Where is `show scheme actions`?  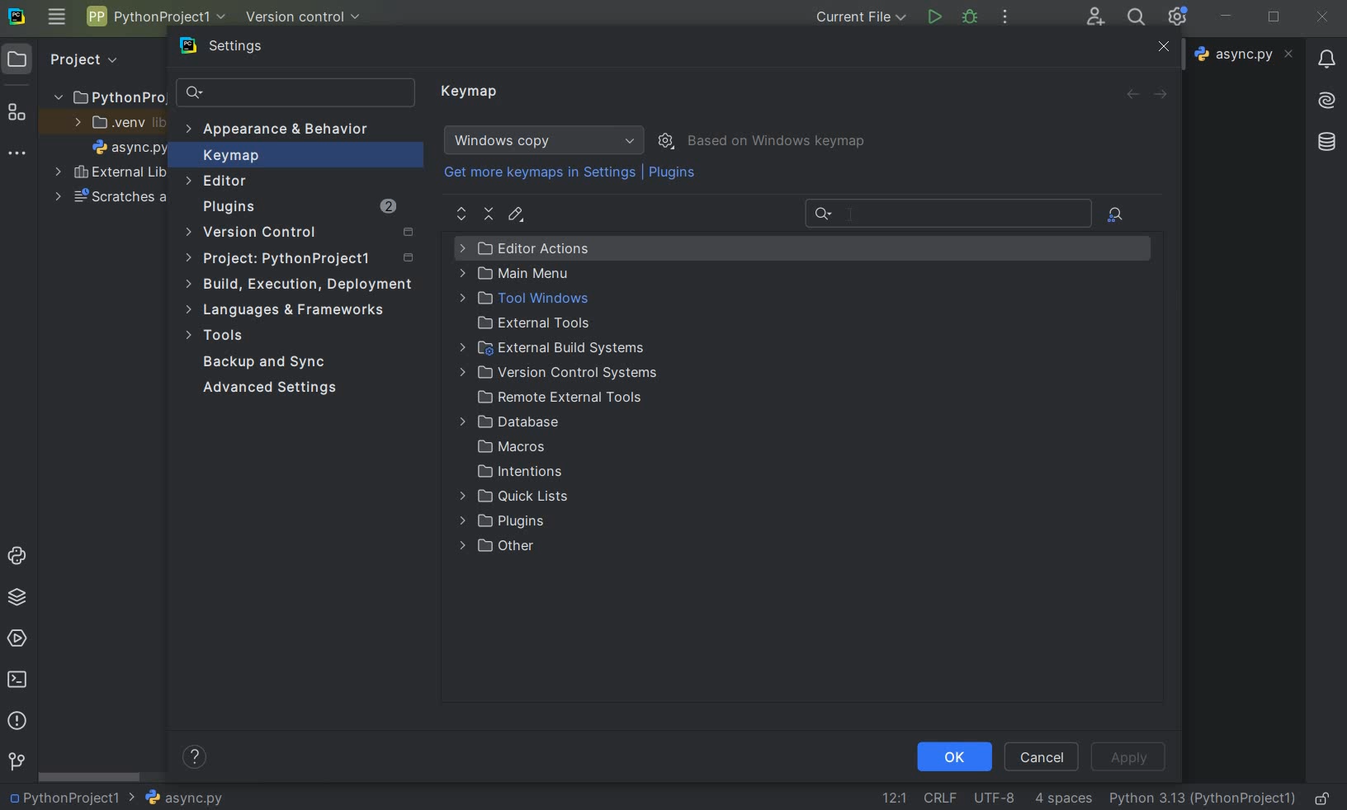 show scheme actions is located at coordinates (668, 139).